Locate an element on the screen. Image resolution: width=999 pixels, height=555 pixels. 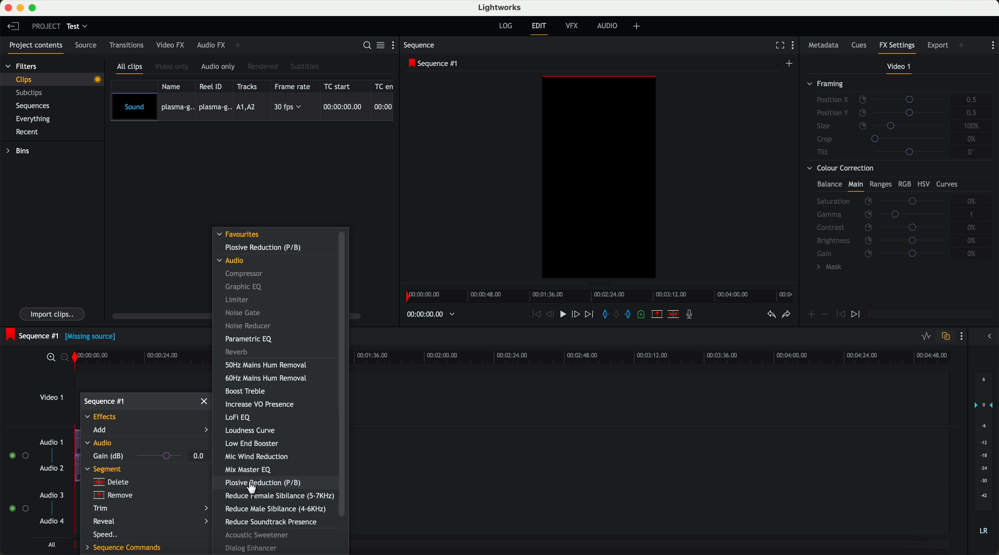
show settings menu is located at coordinates (963, 337).